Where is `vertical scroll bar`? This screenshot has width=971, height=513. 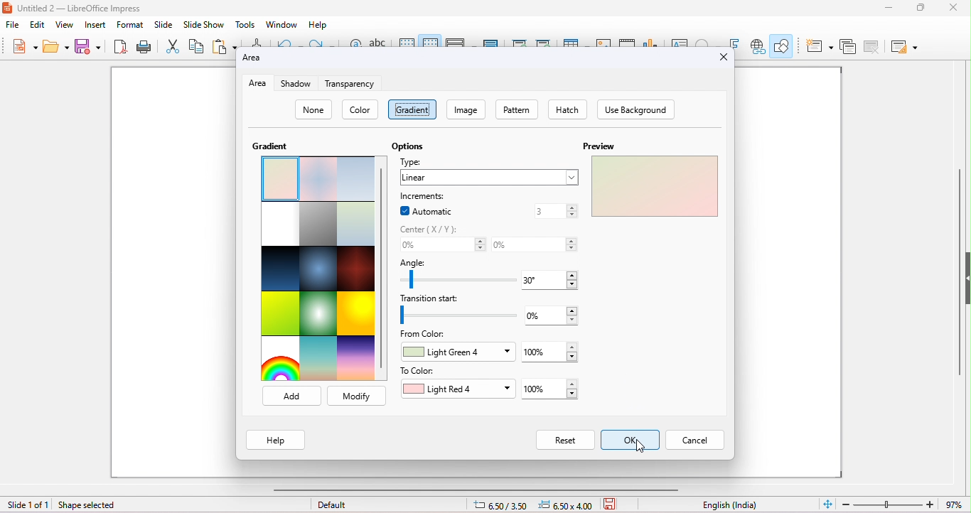 vertical scroll bar is located at coordinates (957, 283).